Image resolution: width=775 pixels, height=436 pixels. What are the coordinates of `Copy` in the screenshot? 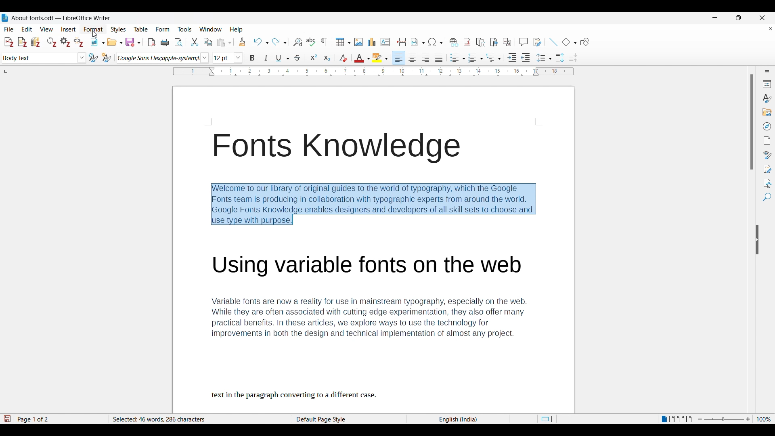 It's located at (207, 42).